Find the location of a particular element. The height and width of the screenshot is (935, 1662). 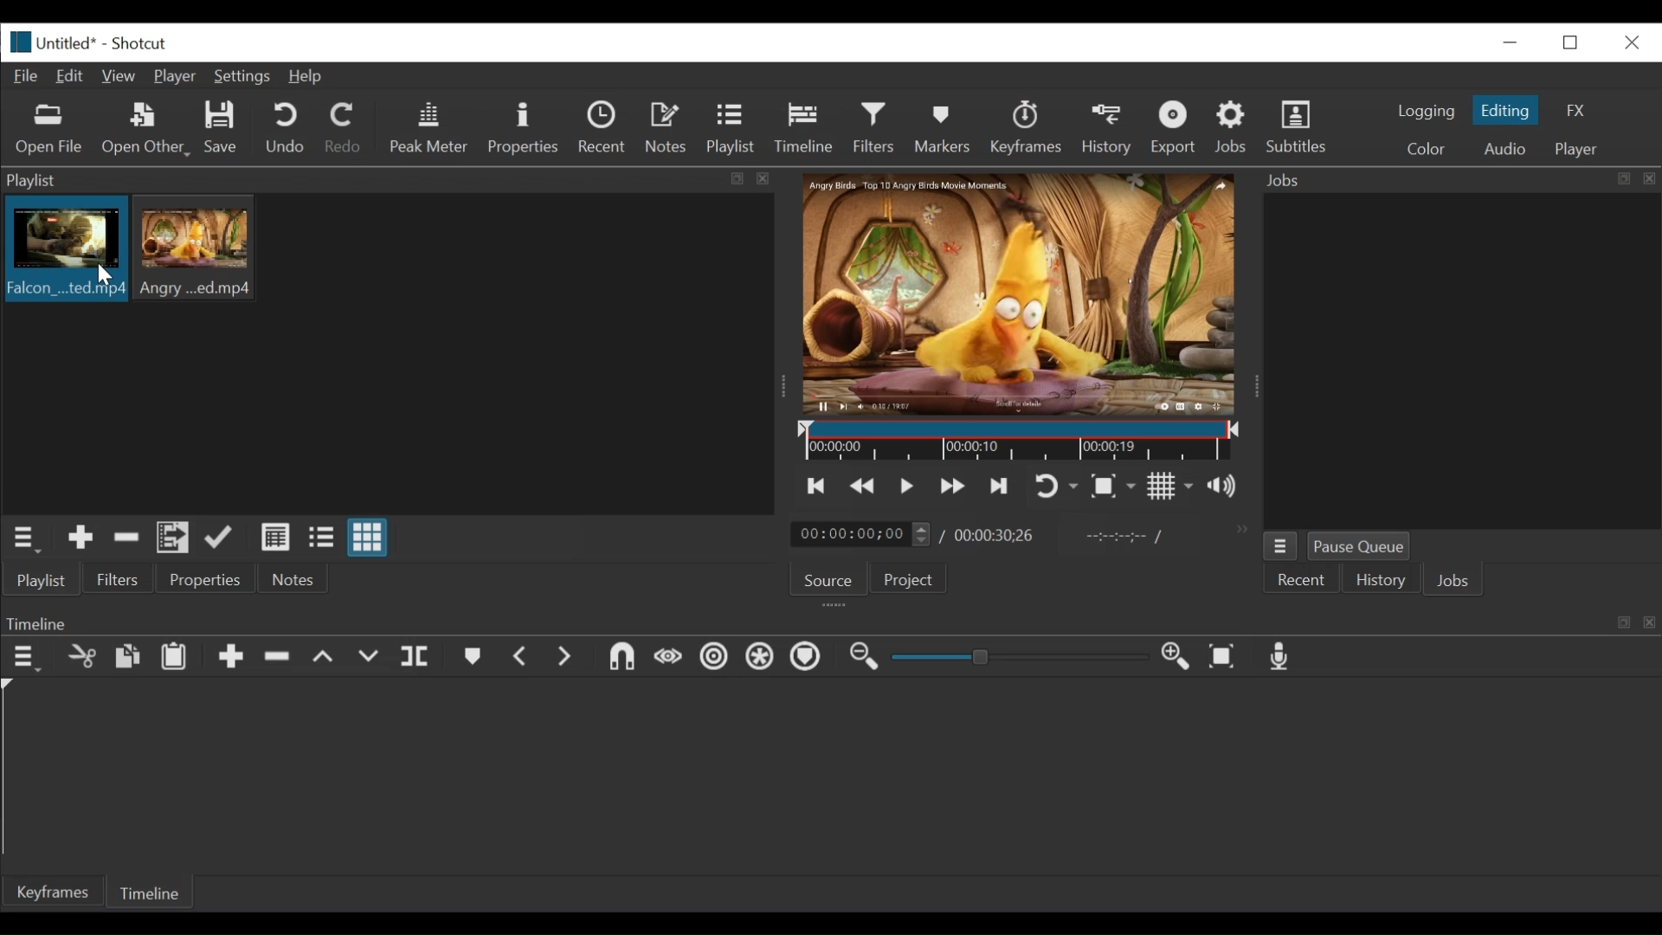

next marker is located at coordinates (568, 658).